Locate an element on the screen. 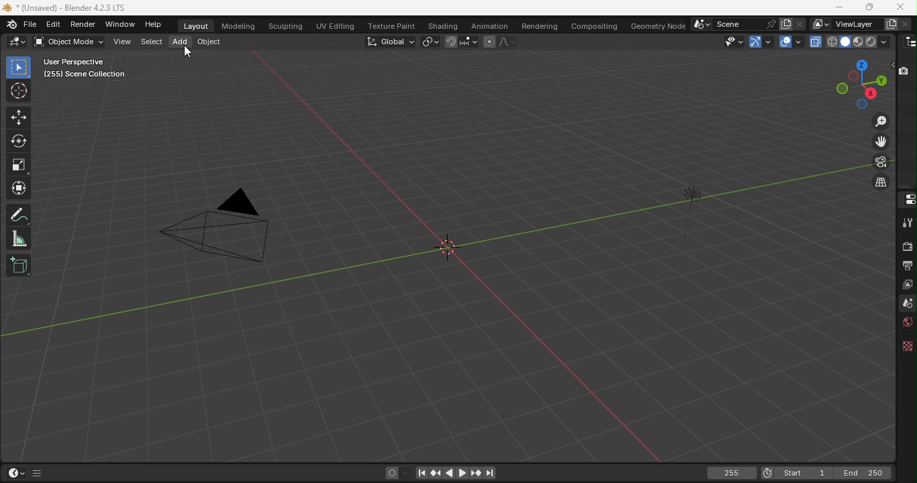 The image size is (917, 483). Jump to next/previous keyframe is located at coordinates (436, 473).